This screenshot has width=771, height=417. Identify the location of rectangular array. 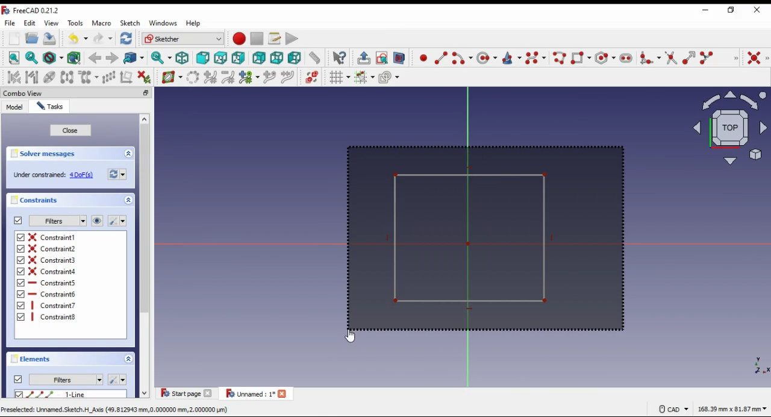
(108, 78).